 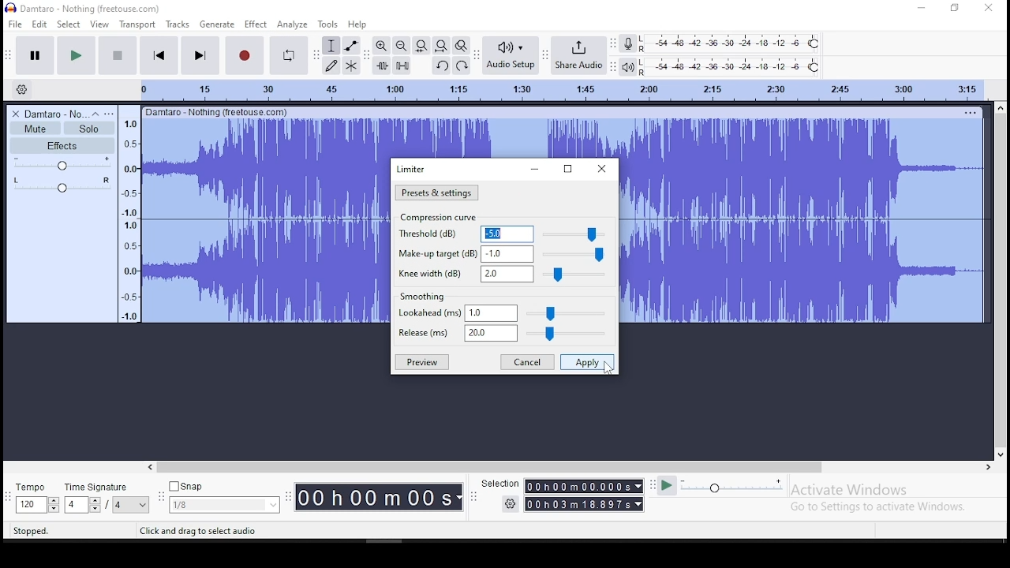 I want to click on share audio, so click(x=579, y=54).